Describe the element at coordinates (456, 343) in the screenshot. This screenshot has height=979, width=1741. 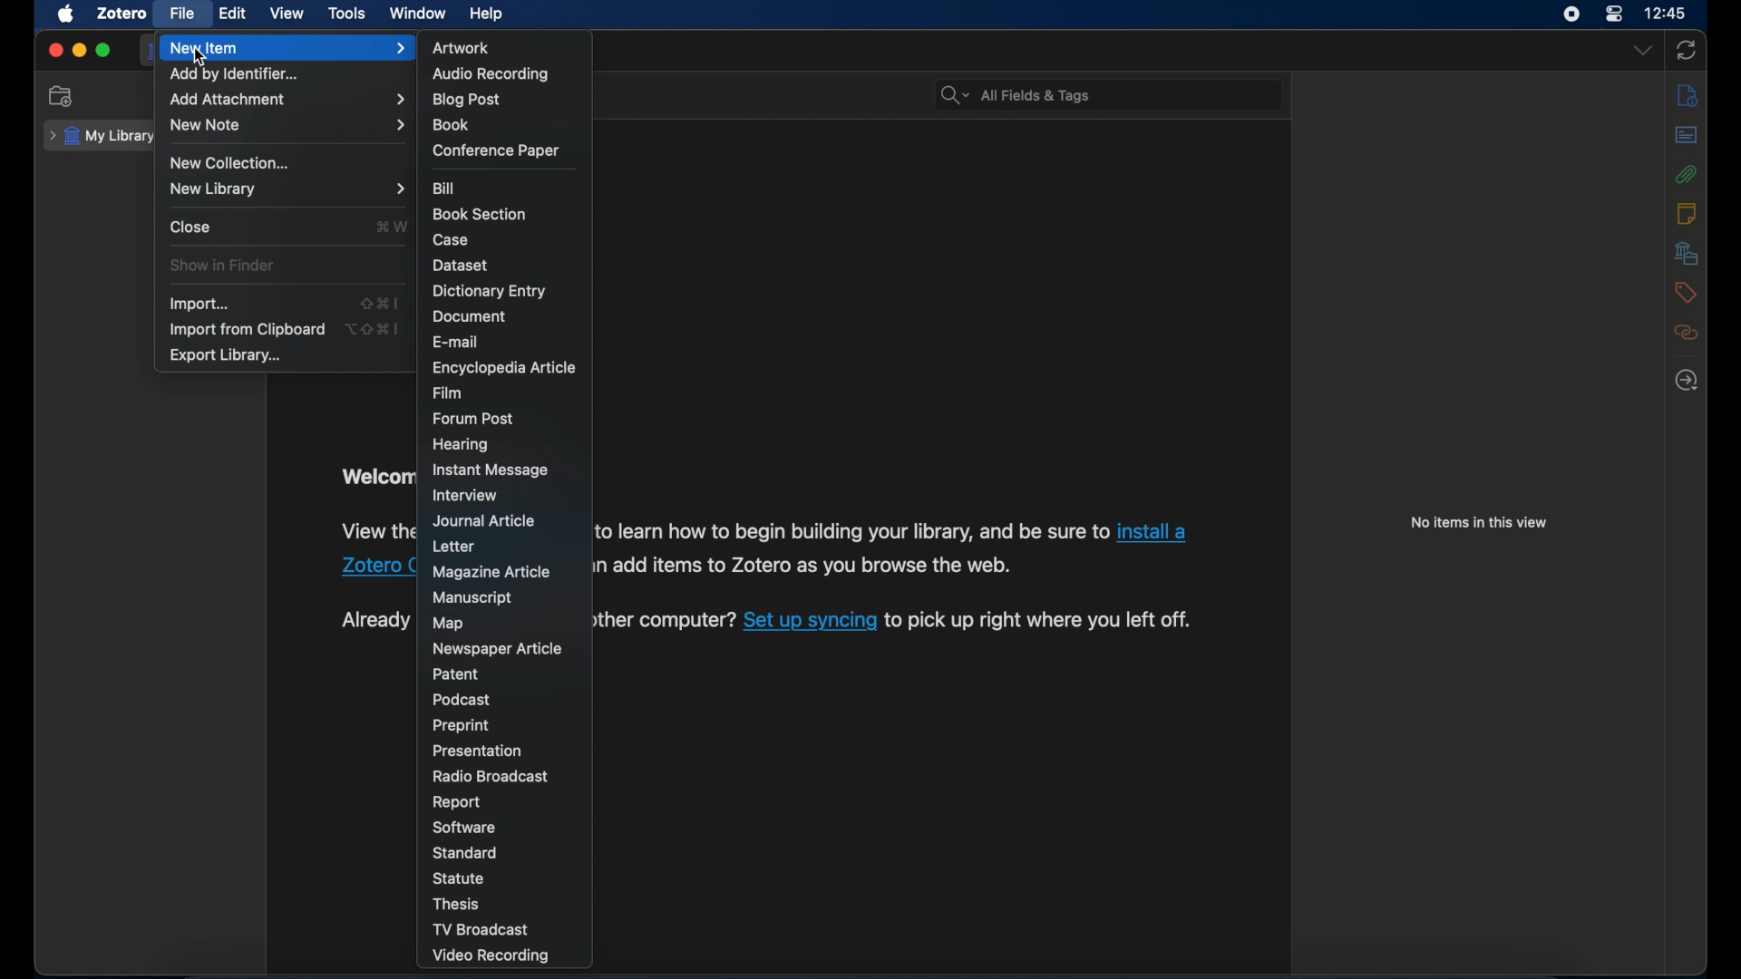
I see `e-mail` at that location.